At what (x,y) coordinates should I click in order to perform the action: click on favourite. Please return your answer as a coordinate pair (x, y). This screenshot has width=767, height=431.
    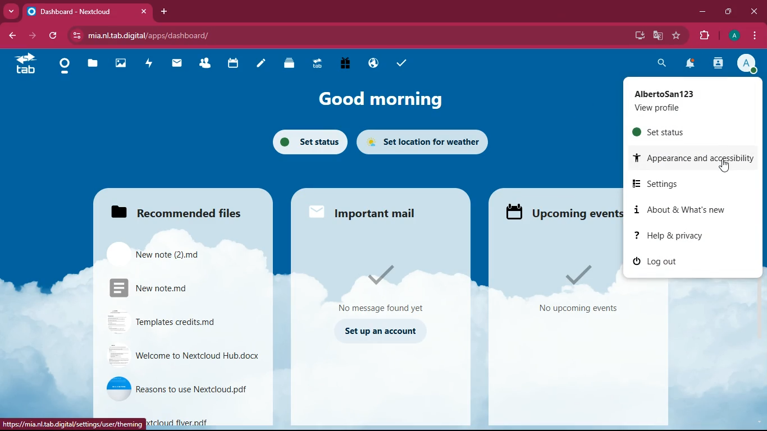
    Looking at the image, I should click on (678, 34).